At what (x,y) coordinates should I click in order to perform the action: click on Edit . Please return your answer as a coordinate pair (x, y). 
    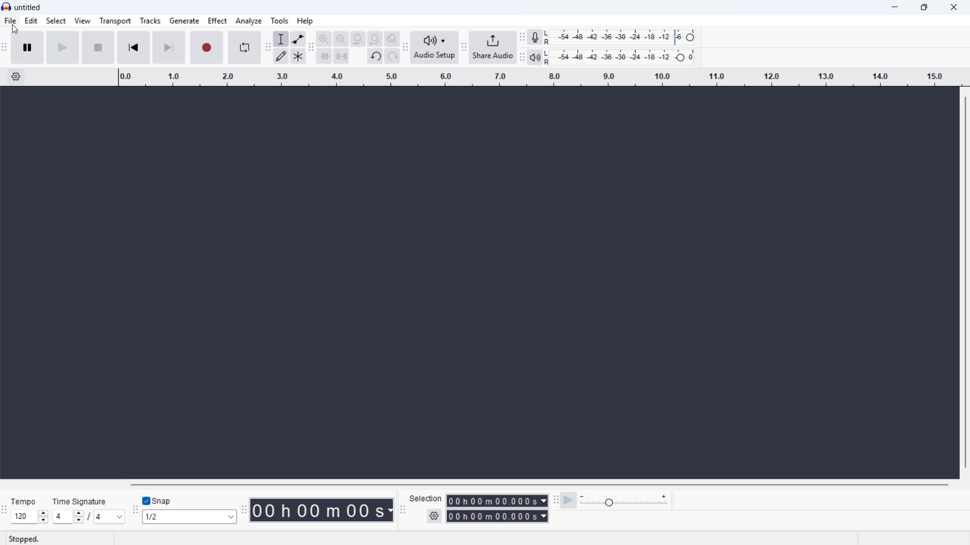
    Looking at the image, I should click on (31, 21).